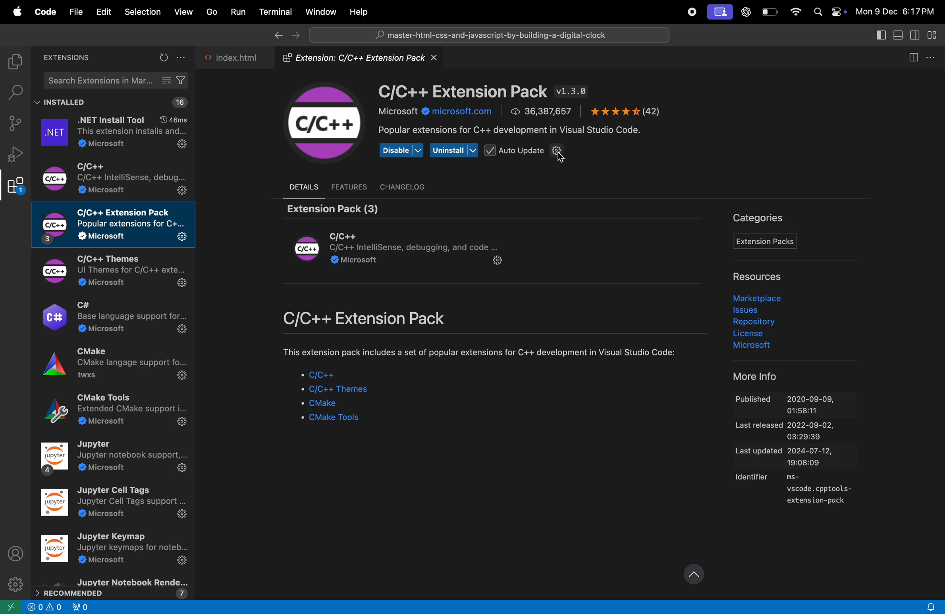 Image resolution: width=945 pixels, height=614 pixels. I want to click on Code, so click(46, 12).